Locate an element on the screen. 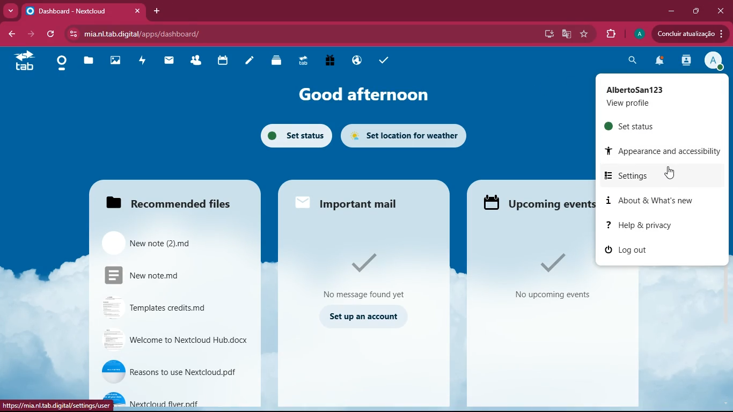 The width and height of the screenshot is (733, 412). tasks is located at coordinates (384, 60).